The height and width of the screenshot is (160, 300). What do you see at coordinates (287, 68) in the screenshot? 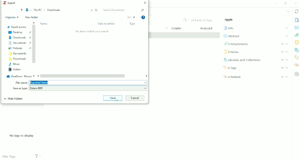
I see `Expand section` at bounding box center [287, 68].